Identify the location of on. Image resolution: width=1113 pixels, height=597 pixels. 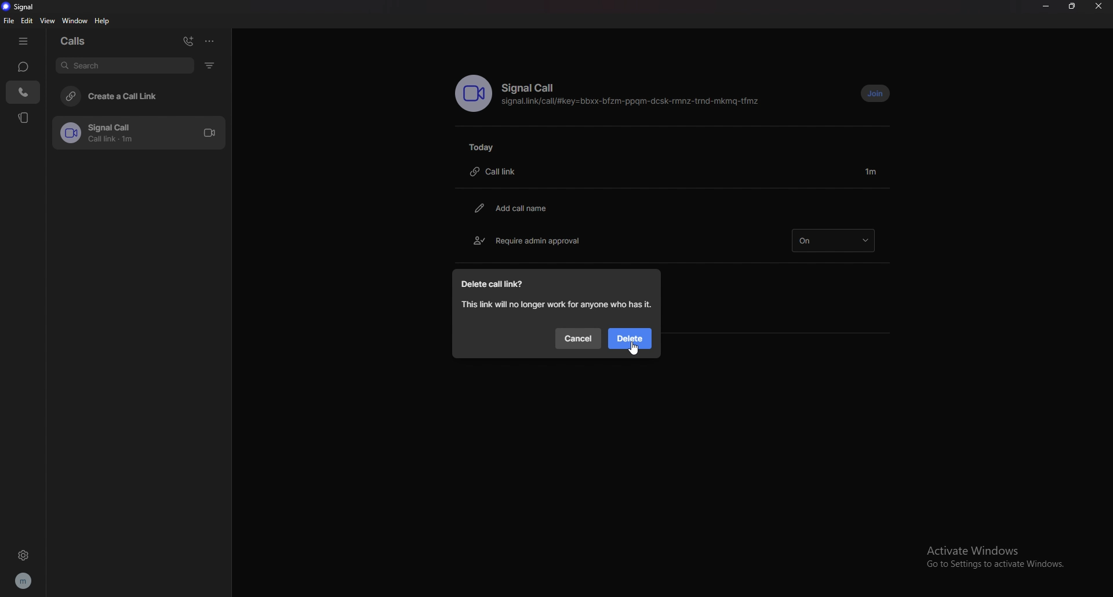
(836, 239).